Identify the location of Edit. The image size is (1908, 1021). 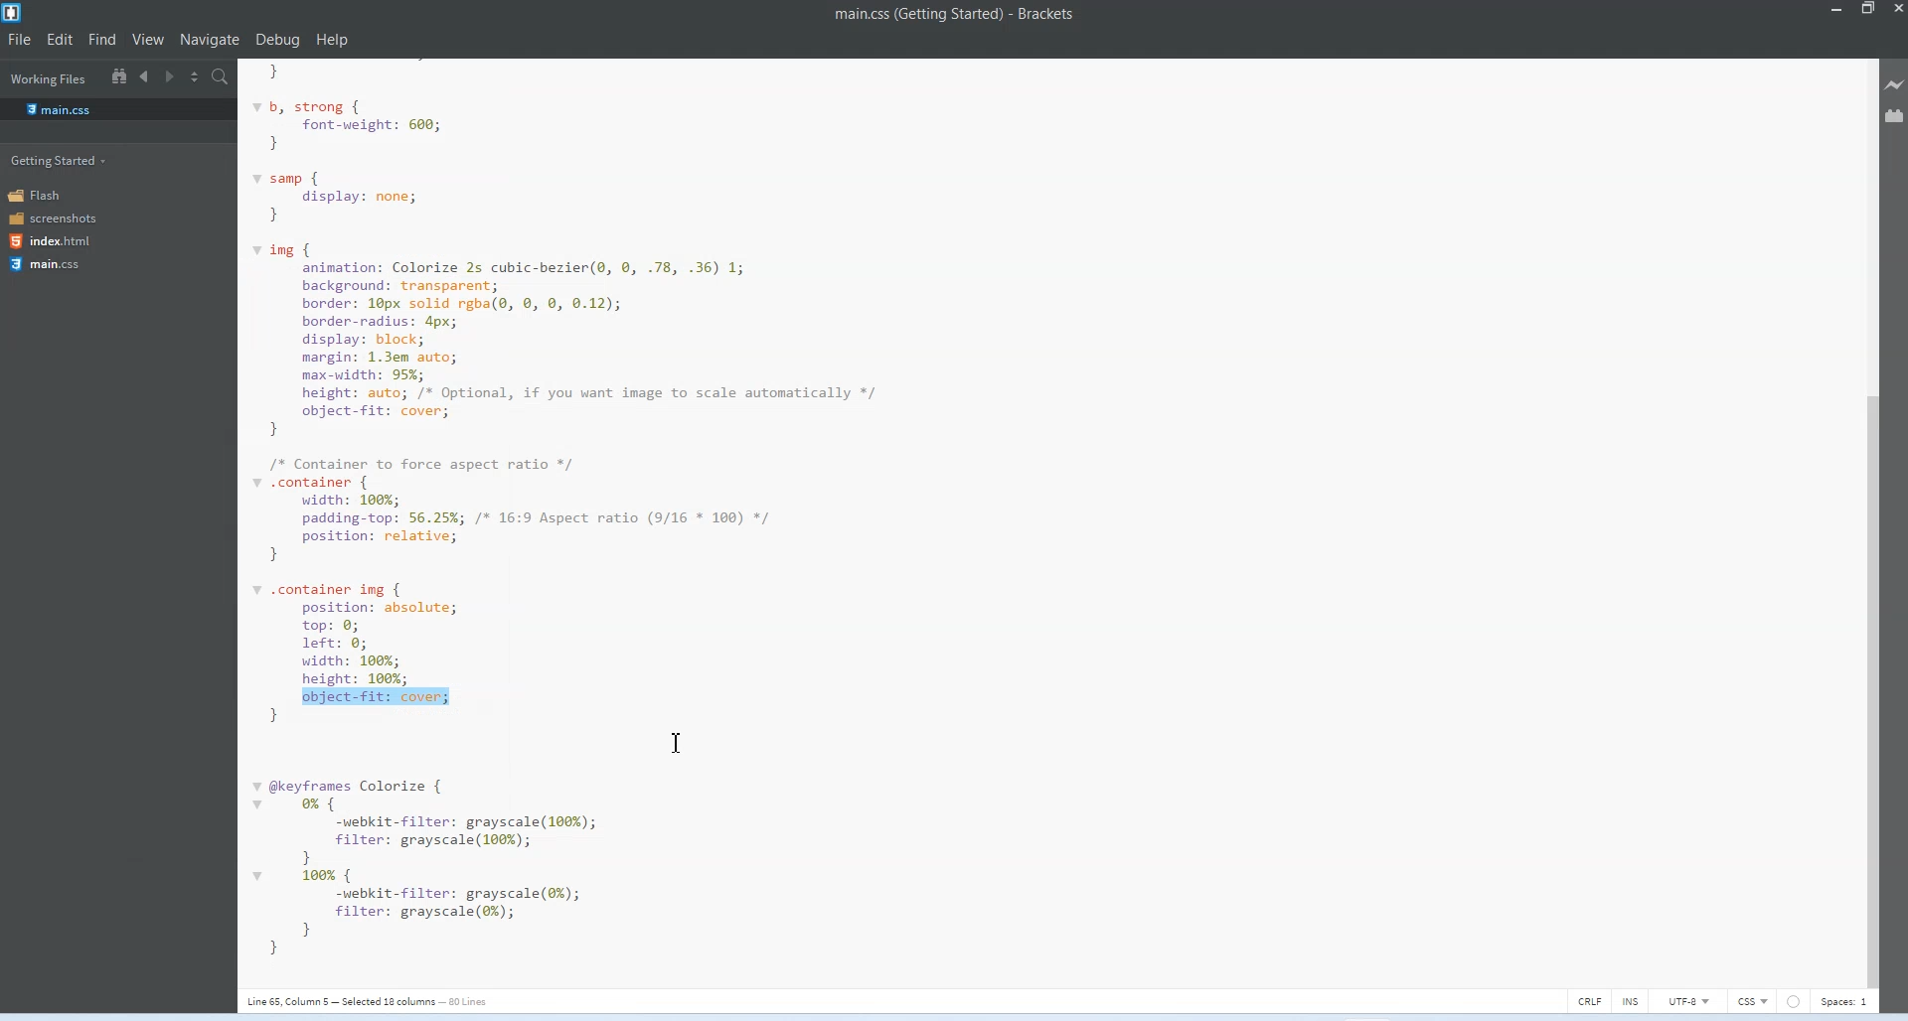
(60, 38).